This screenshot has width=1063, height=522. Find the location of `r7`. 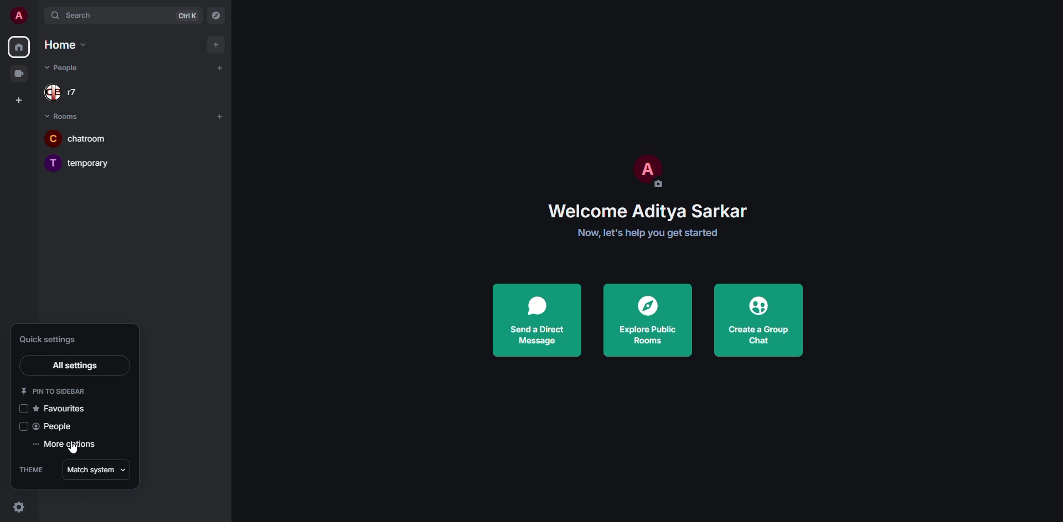

r7 is located at coordinates (63, 92).